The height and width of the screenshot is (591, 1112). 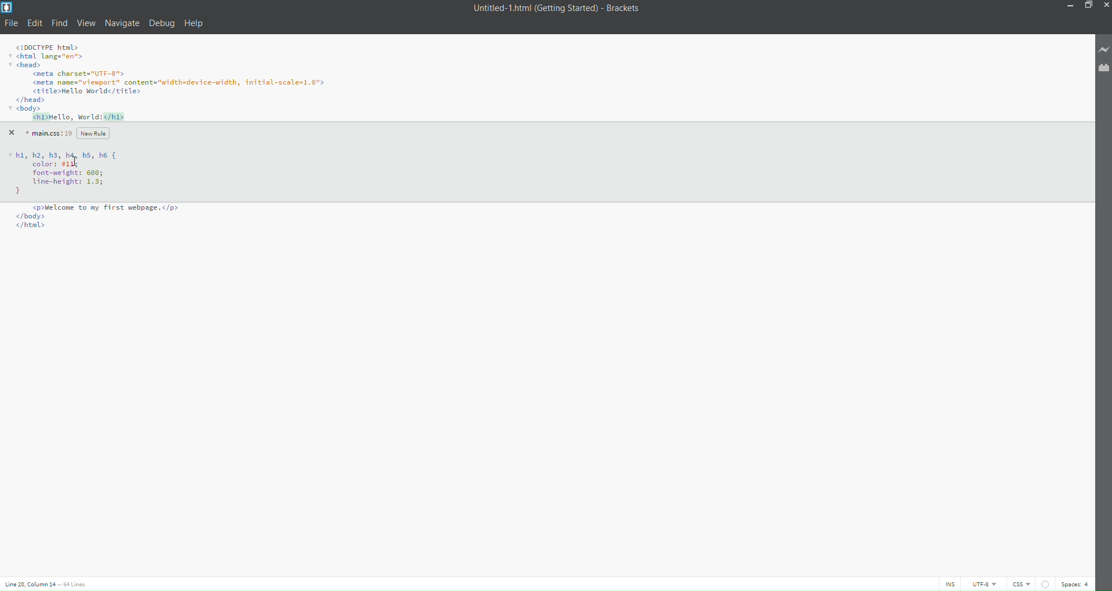 What do you see at coordinates (553, 9) in the screenshot?
I see `title` at bounding box center [553, 9].